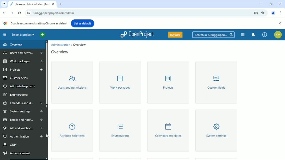 The height and width of the screenshot is (160, 285). I want to click on close current window, so click(53, 4).